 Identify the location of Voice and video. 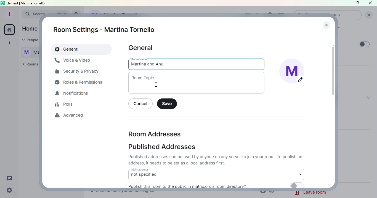
(73, 61).